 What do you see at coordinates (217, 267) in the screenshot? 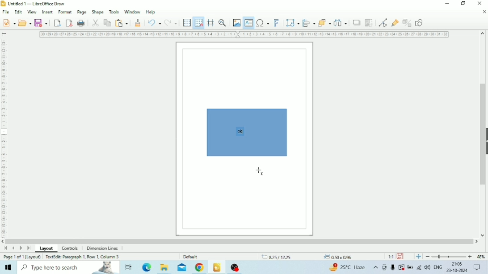
I see `LibreOffice Draw` at bounding box center [217, 267].